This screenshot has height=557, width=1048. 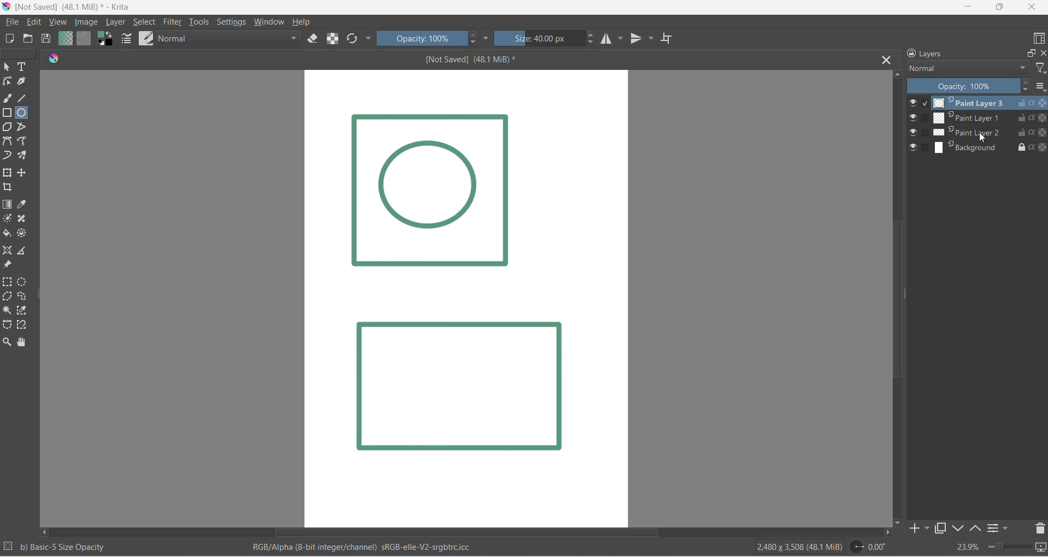 I want to click on unlock, so click(x=1019, y=131).